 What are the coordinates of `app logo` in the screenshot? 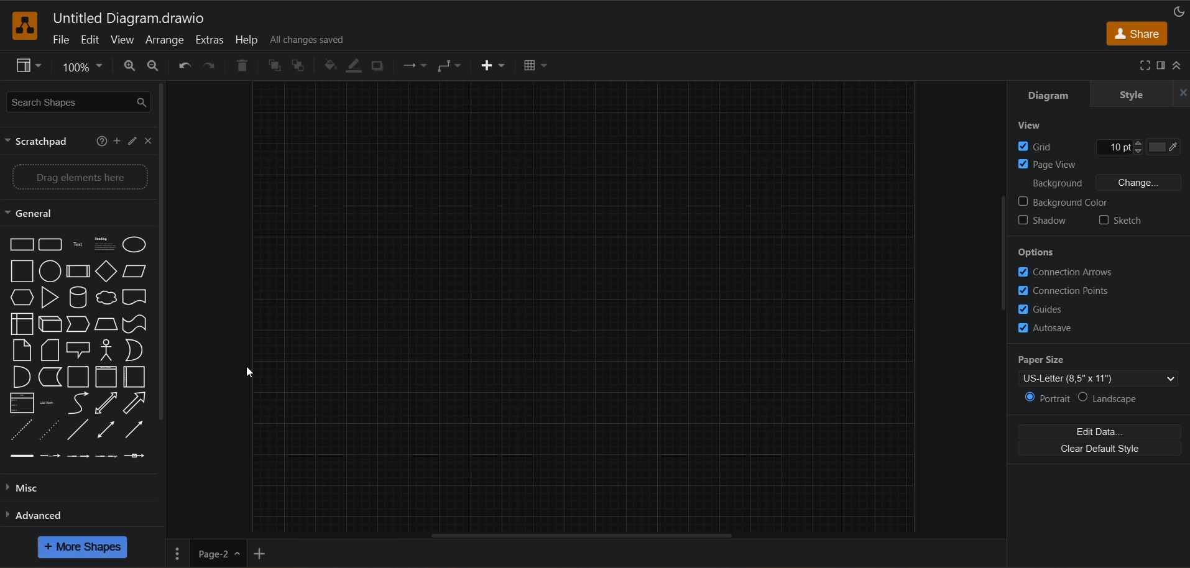 It's located at (25, 27).